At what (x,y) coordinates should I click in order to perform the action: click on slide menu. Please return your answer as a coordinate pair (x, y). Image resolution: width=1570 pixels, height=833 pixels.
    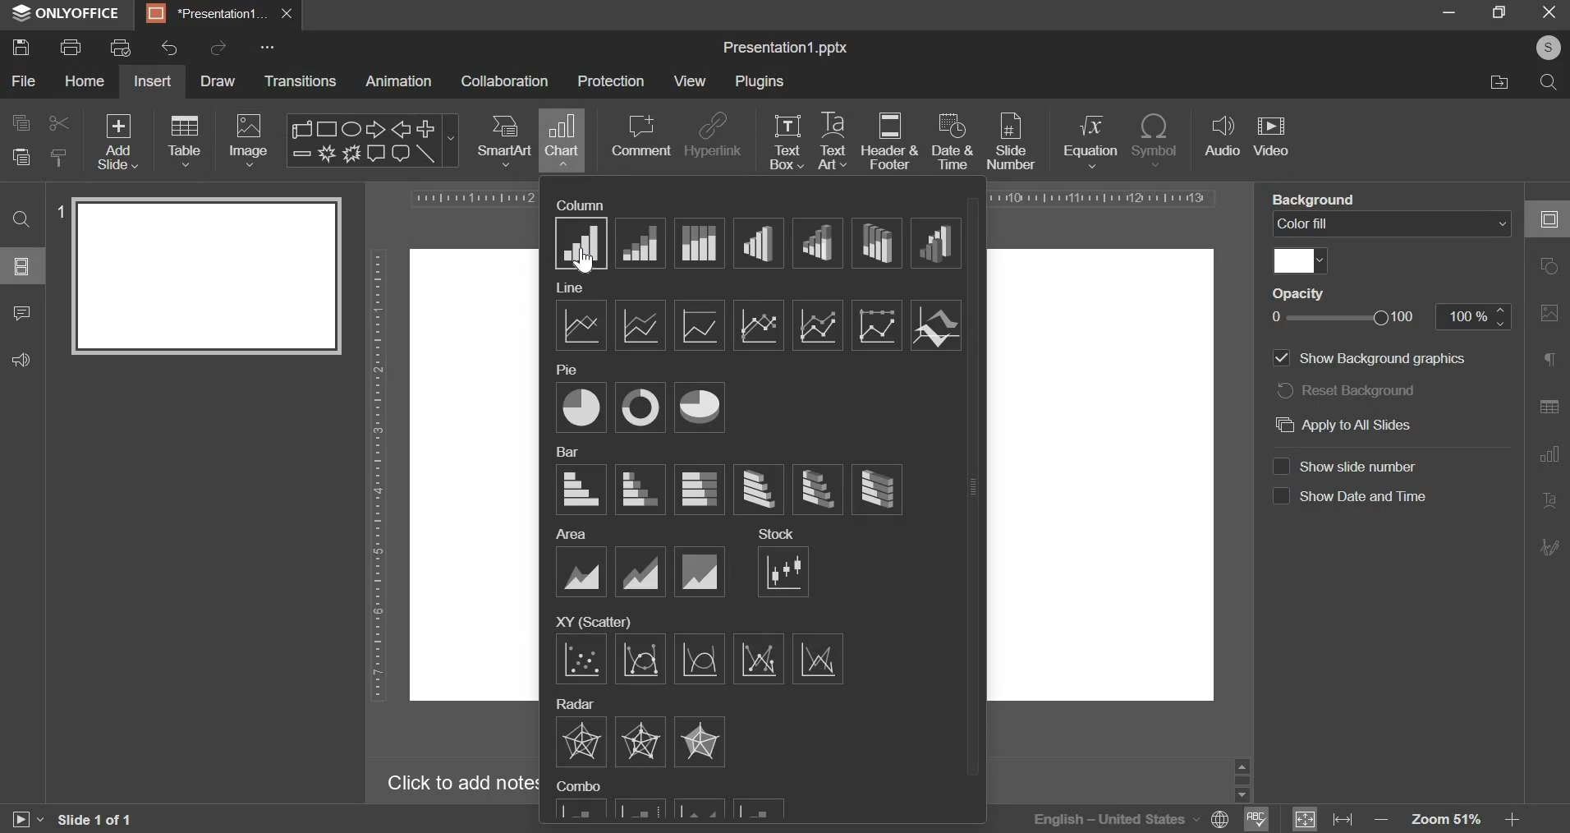
    Looking at the image, I should click on (21, 266).